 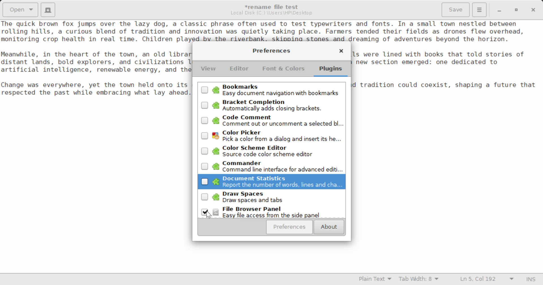 What do you see at coordinates (272, 212) in the screenshot?
I see `Selected Browser Panel` at bounding box center [272, 212].